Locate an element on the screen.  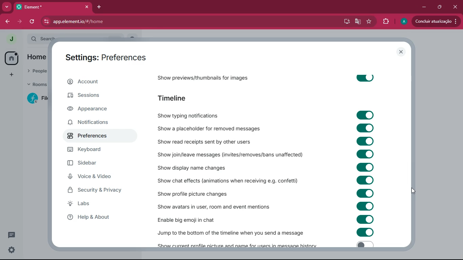
show display name changes is located at coordinates (194, 168).